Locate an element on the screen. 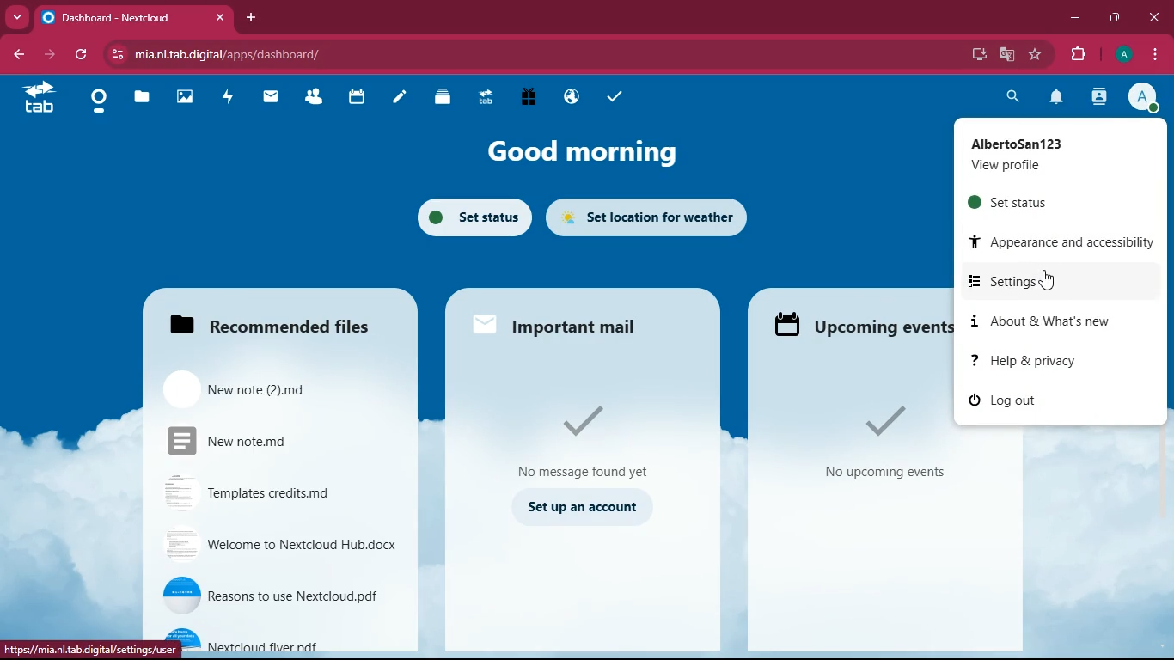  notes is located at coordinates (399, 100).